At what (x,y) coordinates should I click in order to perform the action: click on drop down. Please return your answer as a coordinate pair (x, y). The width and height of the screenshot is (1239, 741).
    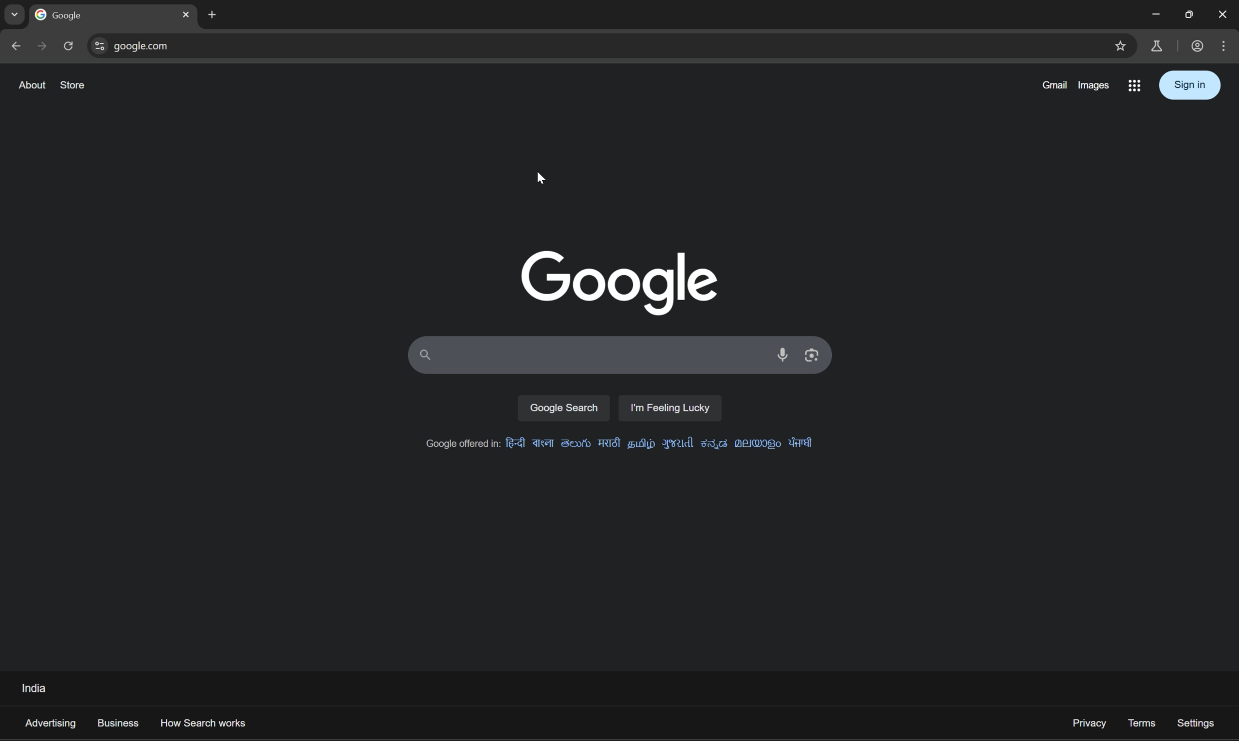
    Looking at the image, I should click on (16, 14).